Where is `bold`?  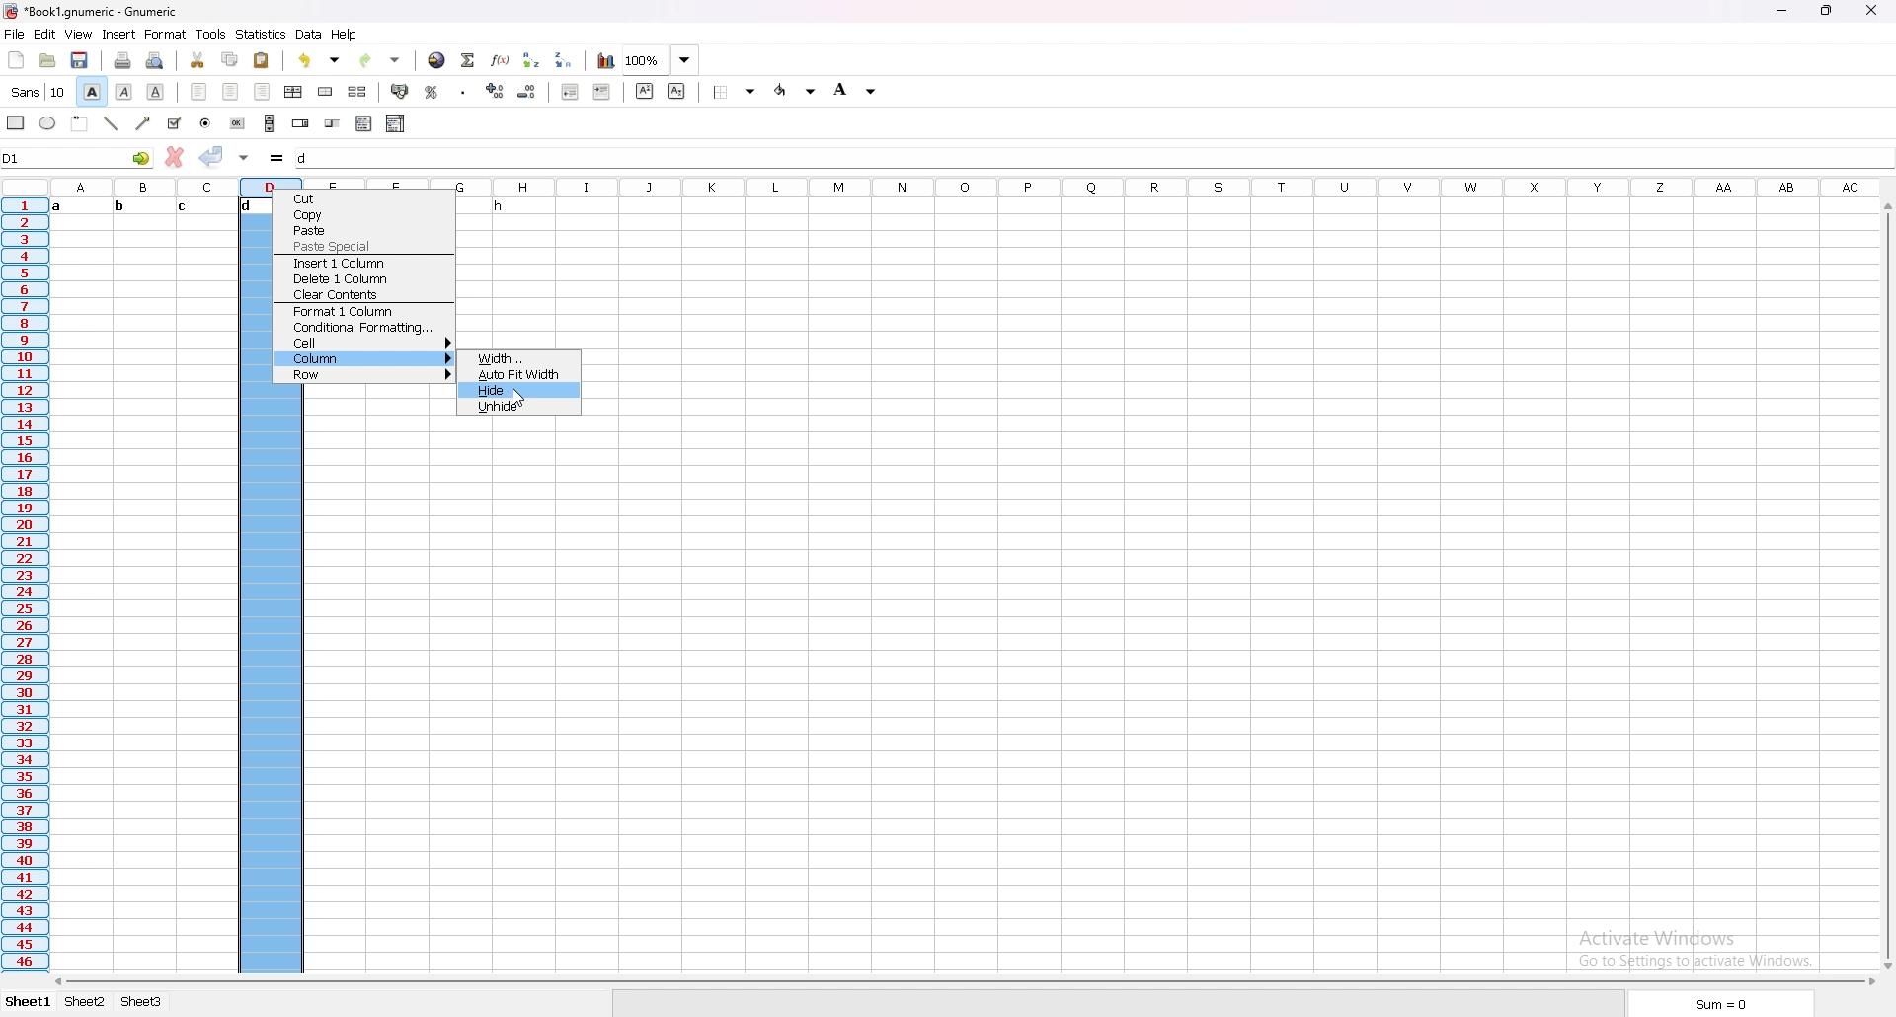 bold is located at coordinates (91, 91).